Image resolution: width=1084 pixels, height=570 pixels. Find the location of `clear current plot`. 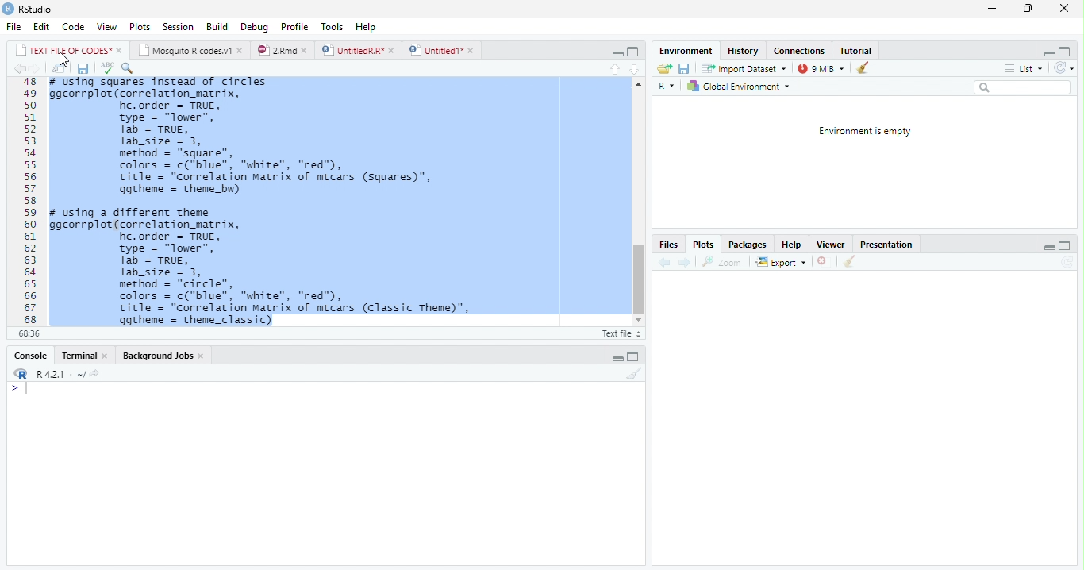

clear current plot is located at coordinates (821, 262).